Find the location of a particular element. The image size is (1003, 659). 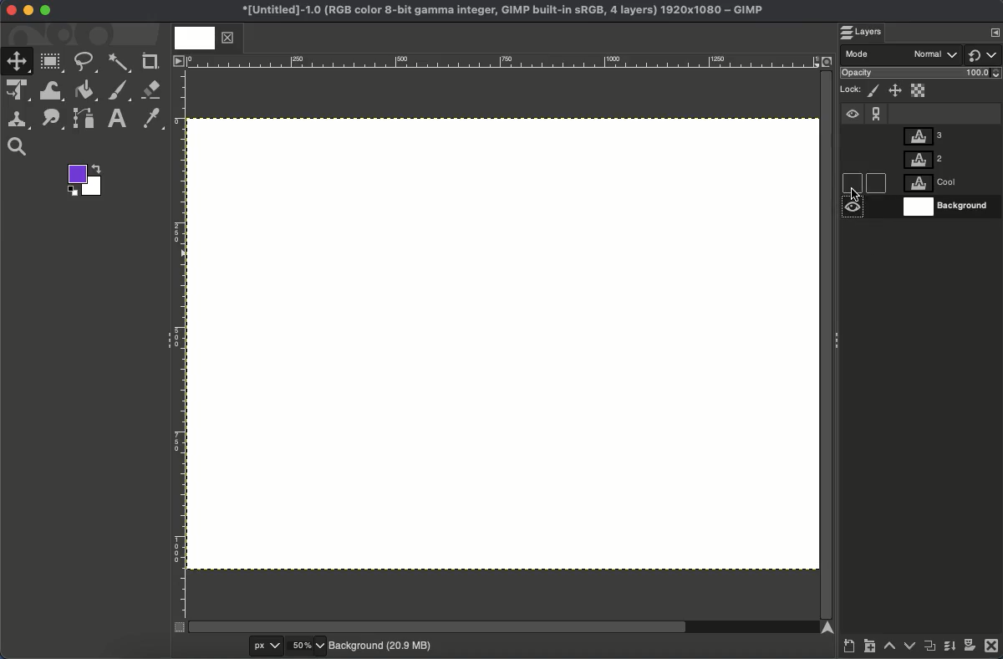

Lower layer is located at coordinates (909, 648).